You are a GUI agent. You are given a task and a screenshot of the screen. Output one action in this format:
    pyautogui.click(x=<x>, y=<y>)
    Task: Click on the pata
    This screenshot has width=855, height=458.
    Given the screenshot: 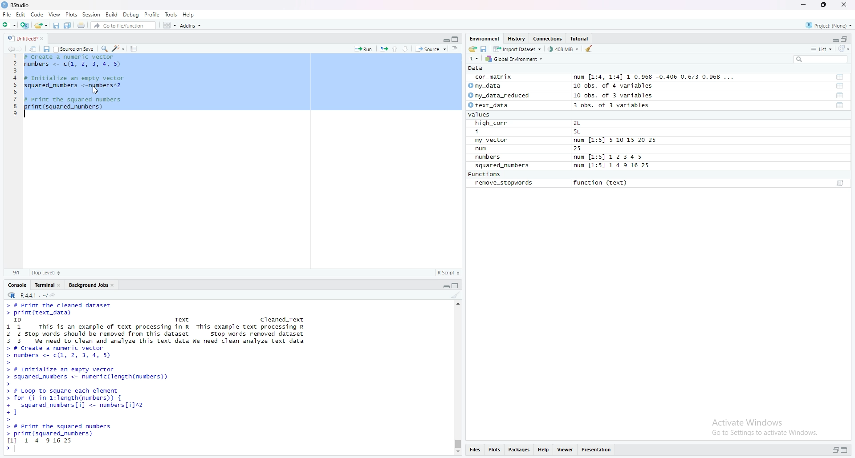 What is the action you would take?
    pyautogui.click(x=478, y=68)
    